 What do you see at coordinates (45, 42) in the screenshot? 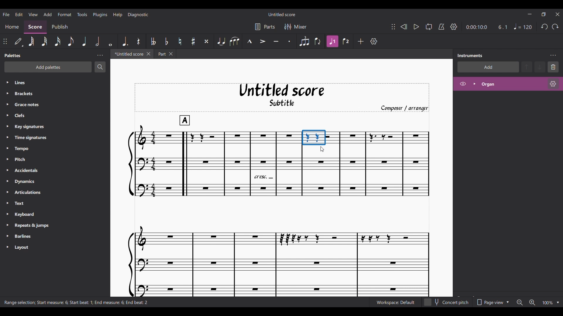
I see `32nd note` at bounding box center [45, 42].